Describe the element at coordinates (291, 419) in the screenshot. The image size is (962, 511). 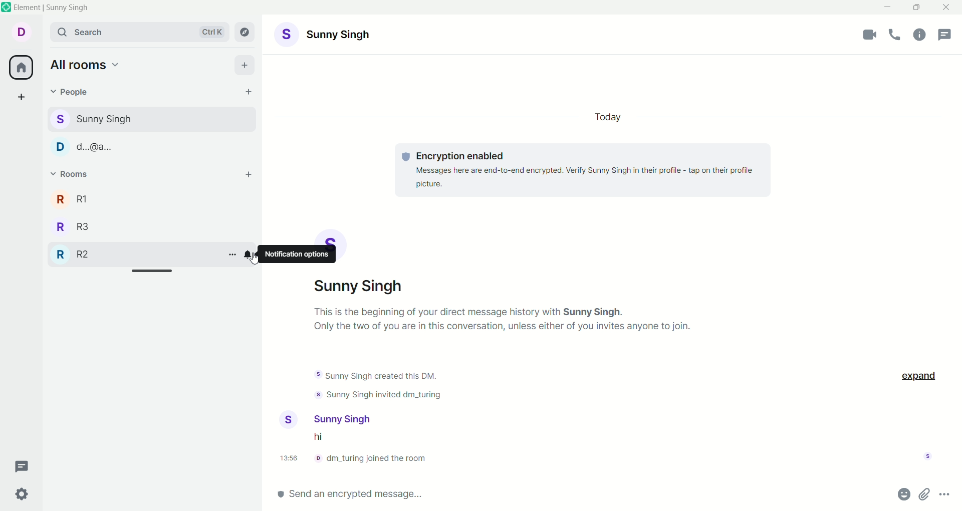
I see `user profile` at that location.